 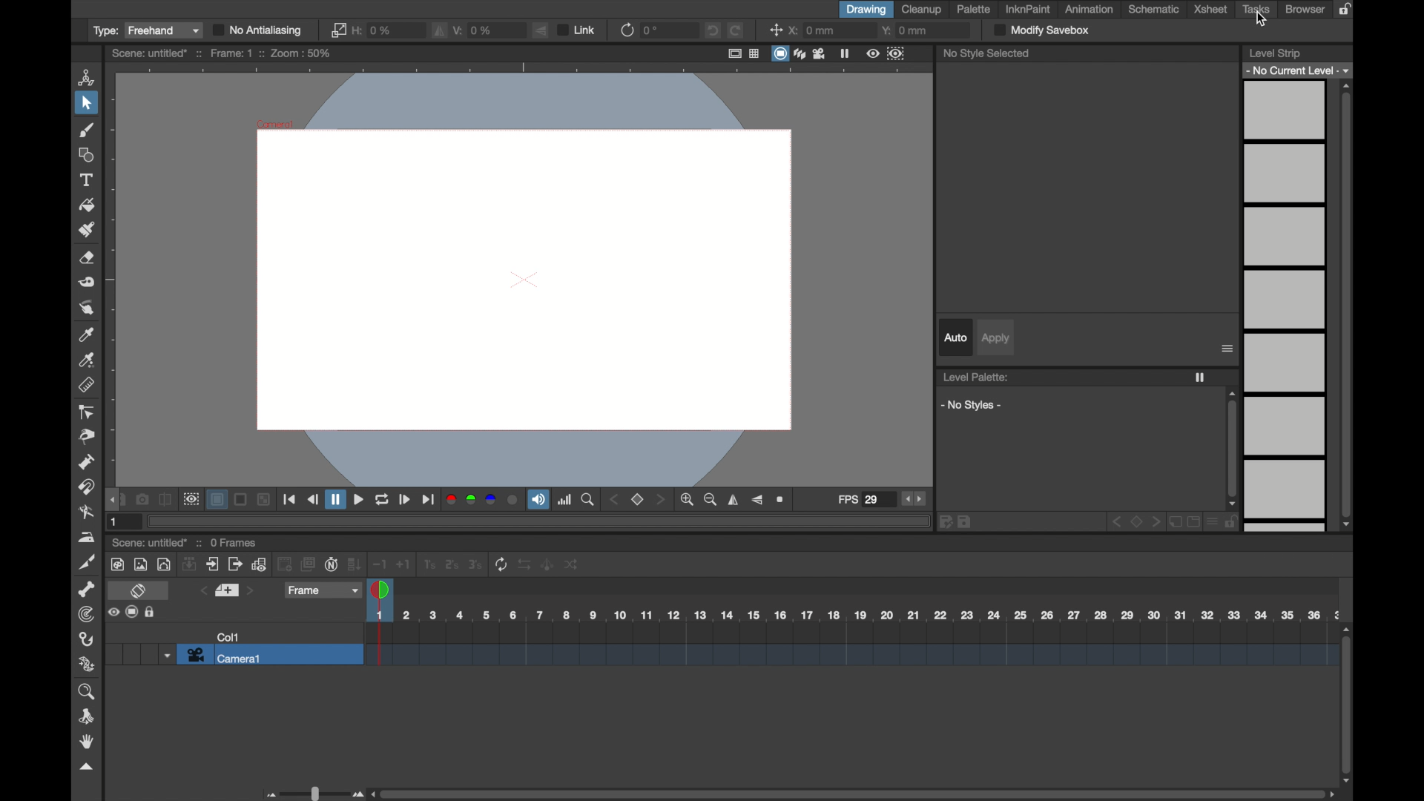 I want to click on flip horizontally, so click(x=758, y=501).